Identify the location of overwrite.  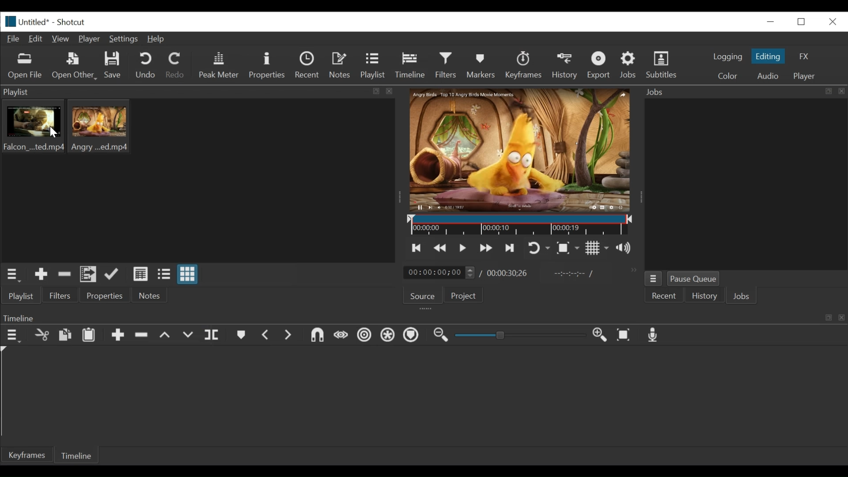
(189, 335).